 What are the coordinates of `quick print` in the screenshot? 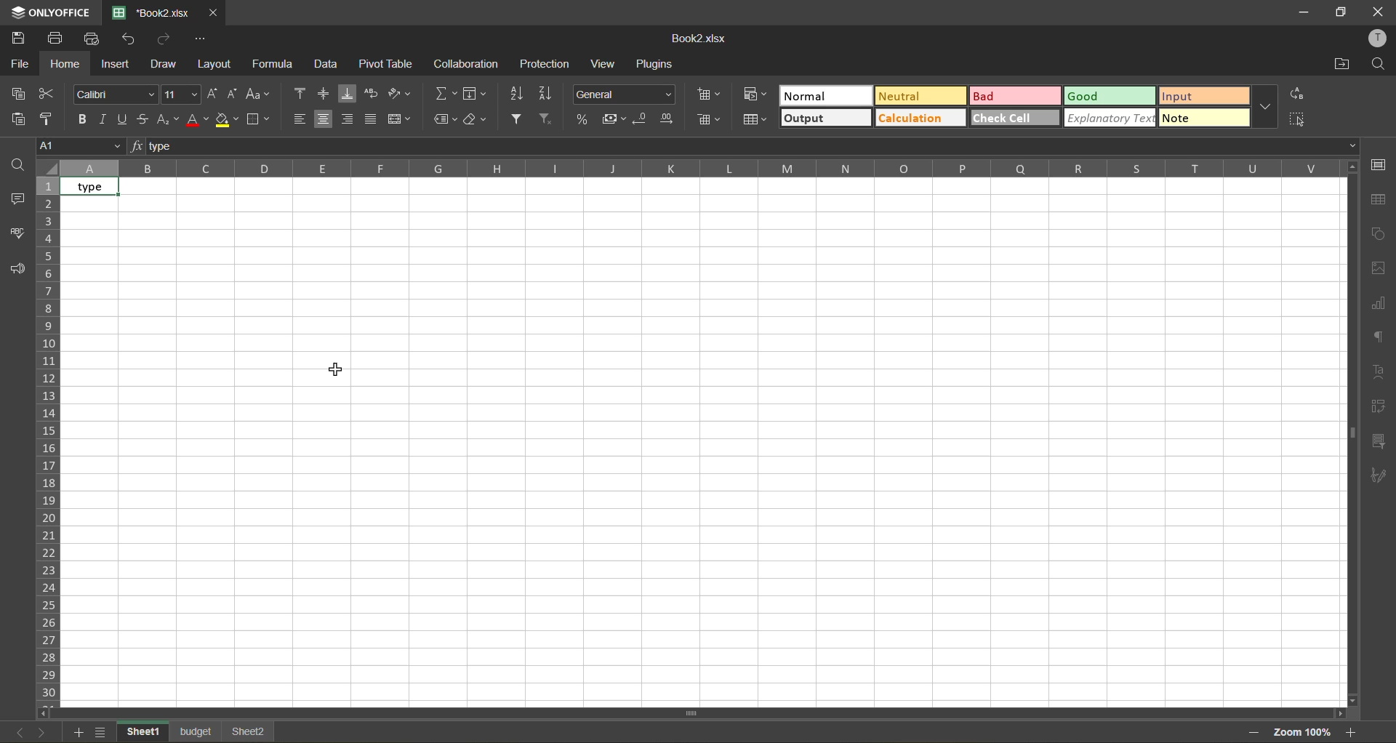 It's located at (92, 39).